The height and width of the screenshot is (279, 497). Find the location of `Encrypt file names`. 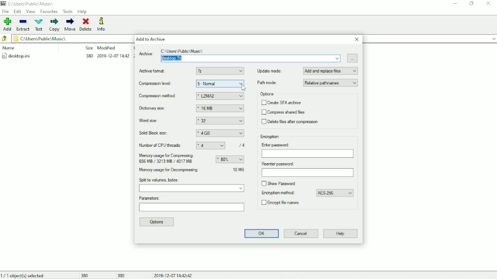

Encrypt file names is located at coordinates (283, 204).